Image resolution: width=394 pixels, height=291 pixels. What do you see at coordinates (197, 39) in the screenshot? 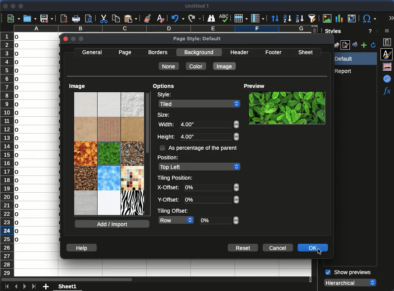
I see `page style default` at bounding box center [197, 39].